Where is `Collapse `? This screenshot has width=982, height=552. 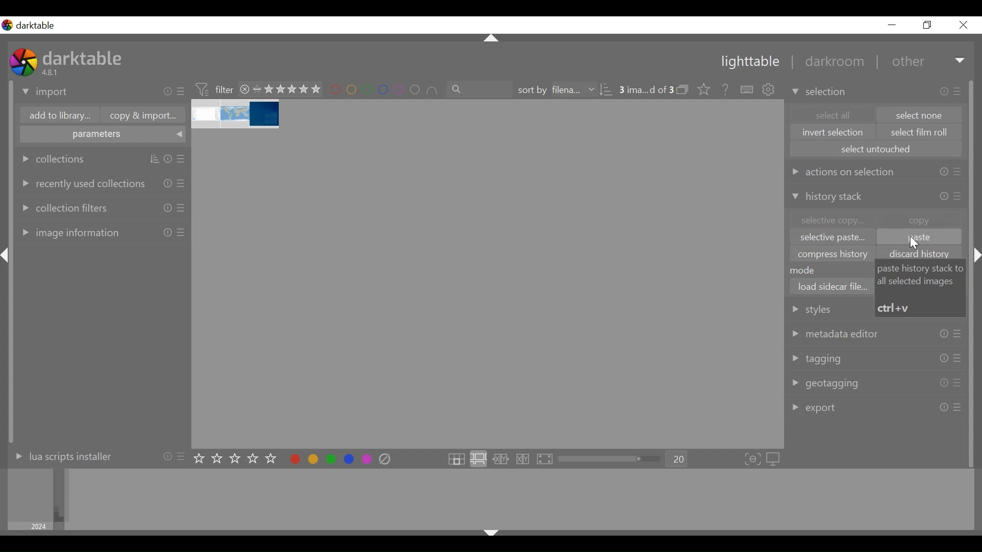 Collapse  is located at coordinates (492, 39).